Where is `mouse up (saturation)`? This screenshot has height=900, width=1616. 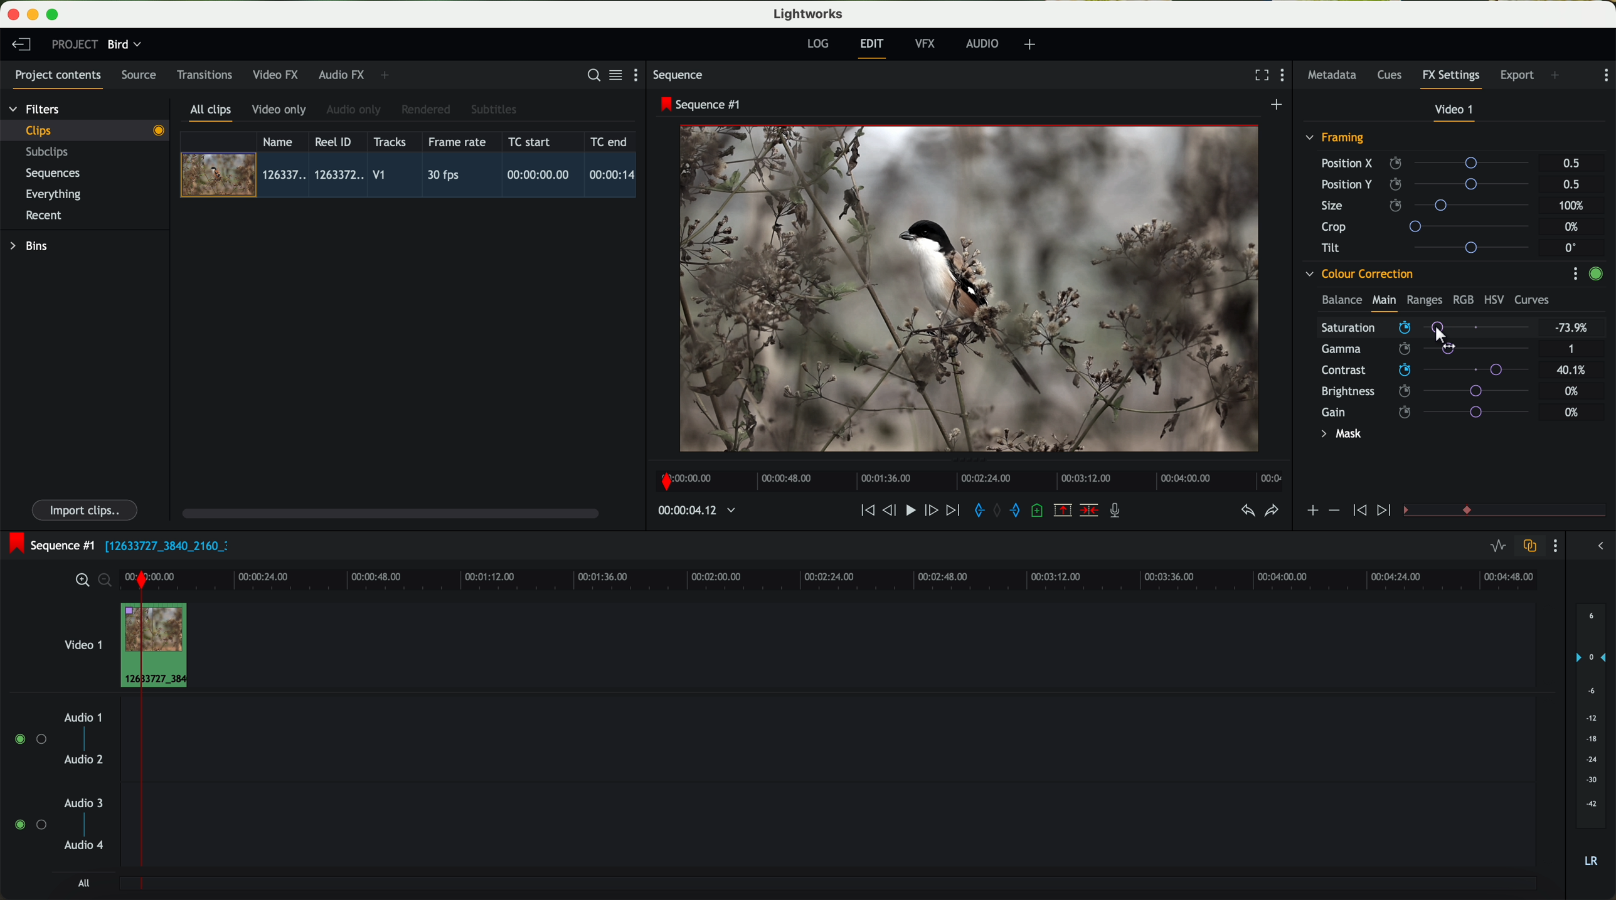
mouse up (saturation) is located at coordinates (1427, 327).